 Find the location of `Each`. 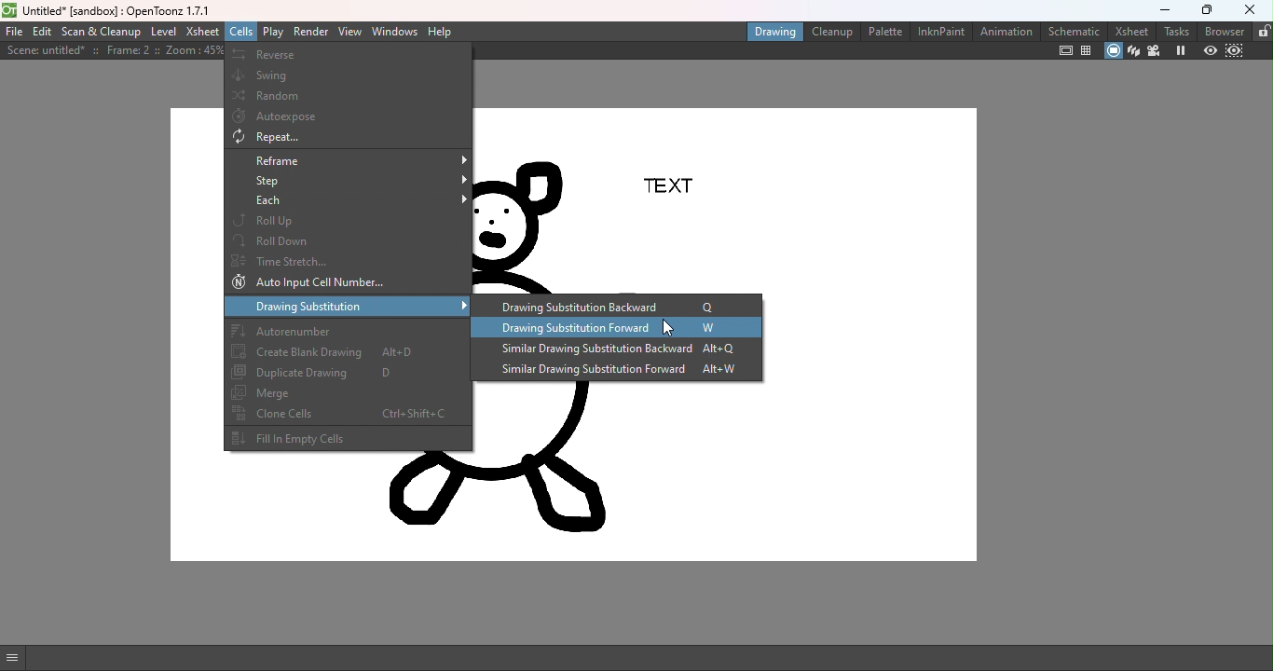

Each is located at coordinates (352, 201).